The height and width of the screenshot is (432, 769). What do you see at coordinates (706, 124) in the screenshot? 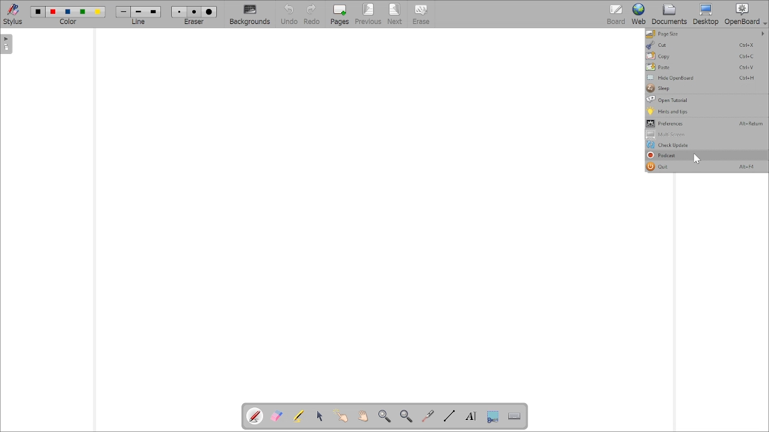
I see `Prfferences` at bounding box center [706, 124].